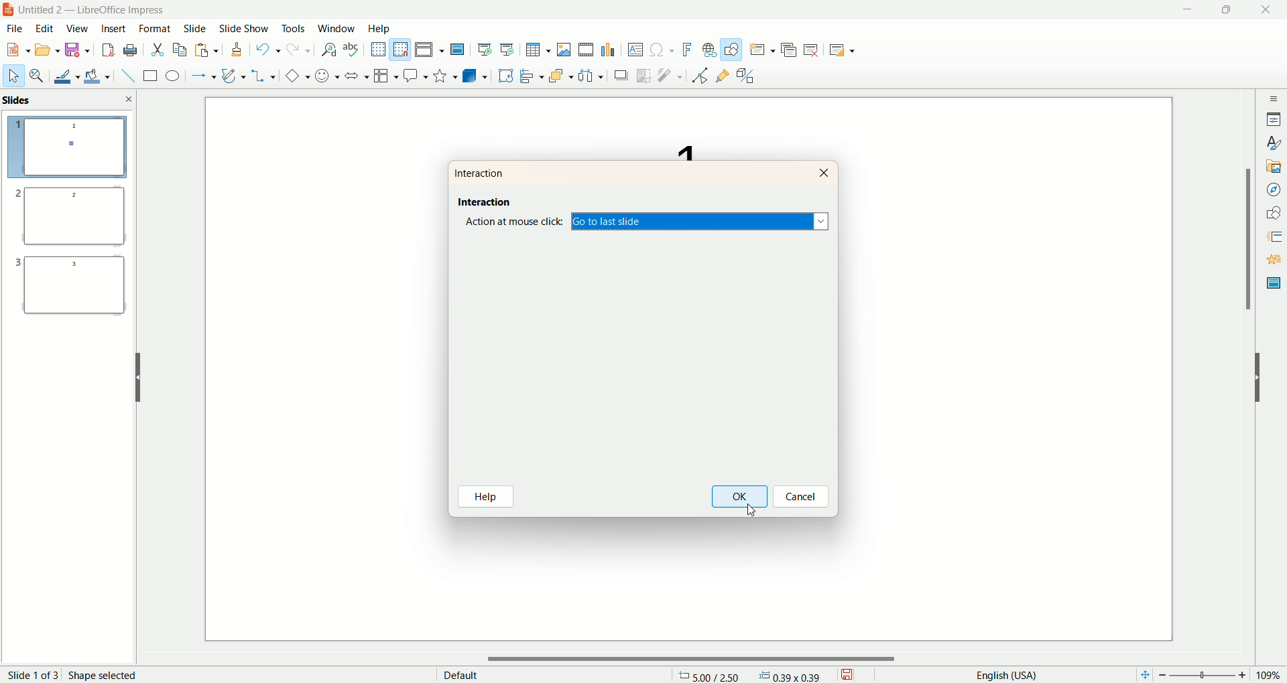  I want to click on insert image, so click(564, 49).